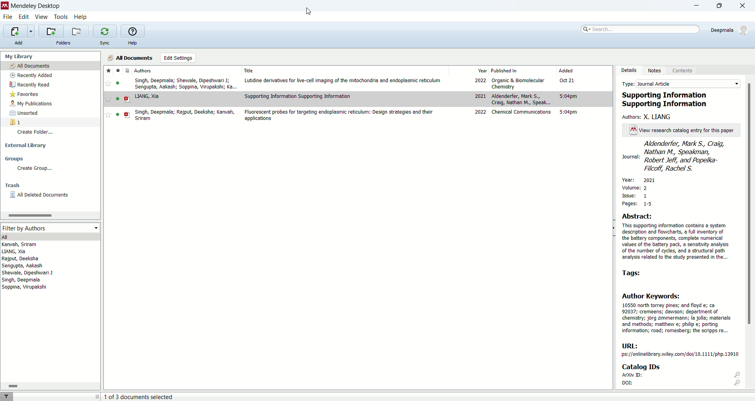 The height and width of the screenshot is (401, 755). I want to click on Fluorescent probes for targeting endoplasmic reticulum: Design strategies and their applications, so click(338, 115).